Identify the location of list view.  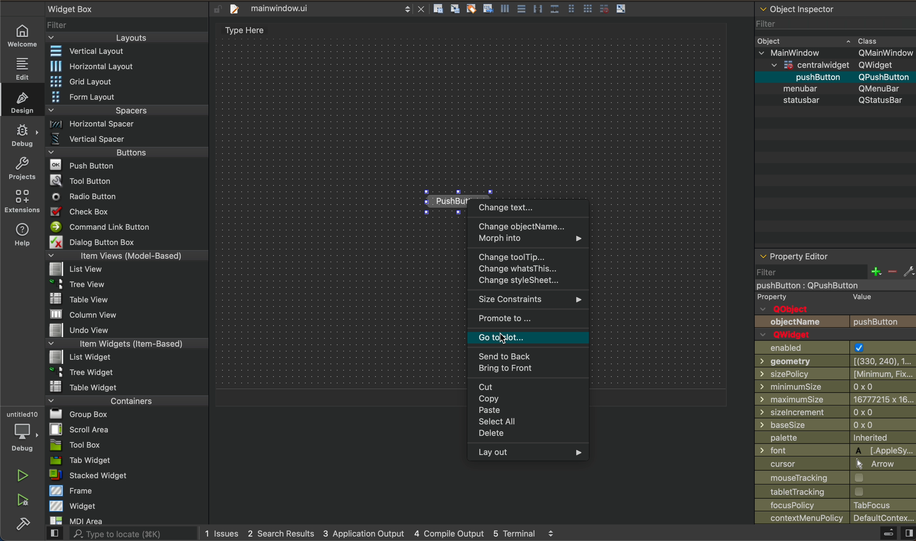
(127, 269).